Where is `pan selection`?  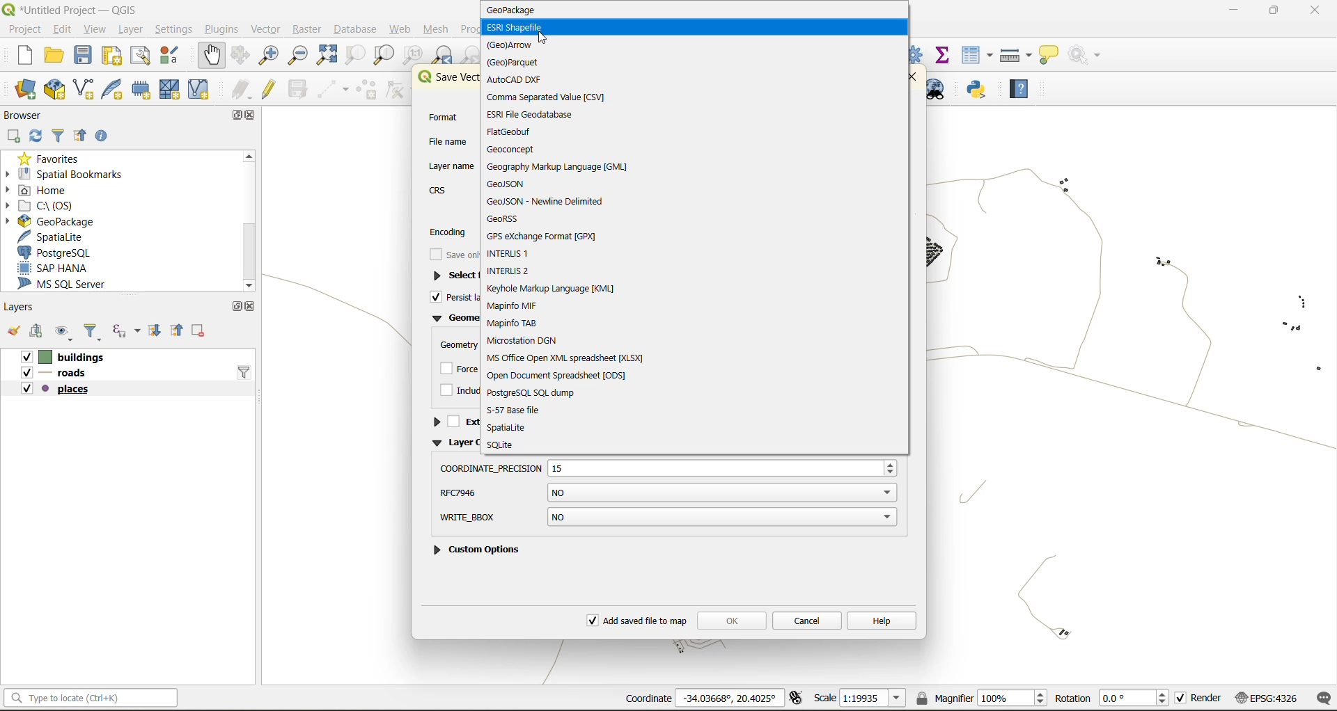
pan selection is located at coordinates (240, 55).